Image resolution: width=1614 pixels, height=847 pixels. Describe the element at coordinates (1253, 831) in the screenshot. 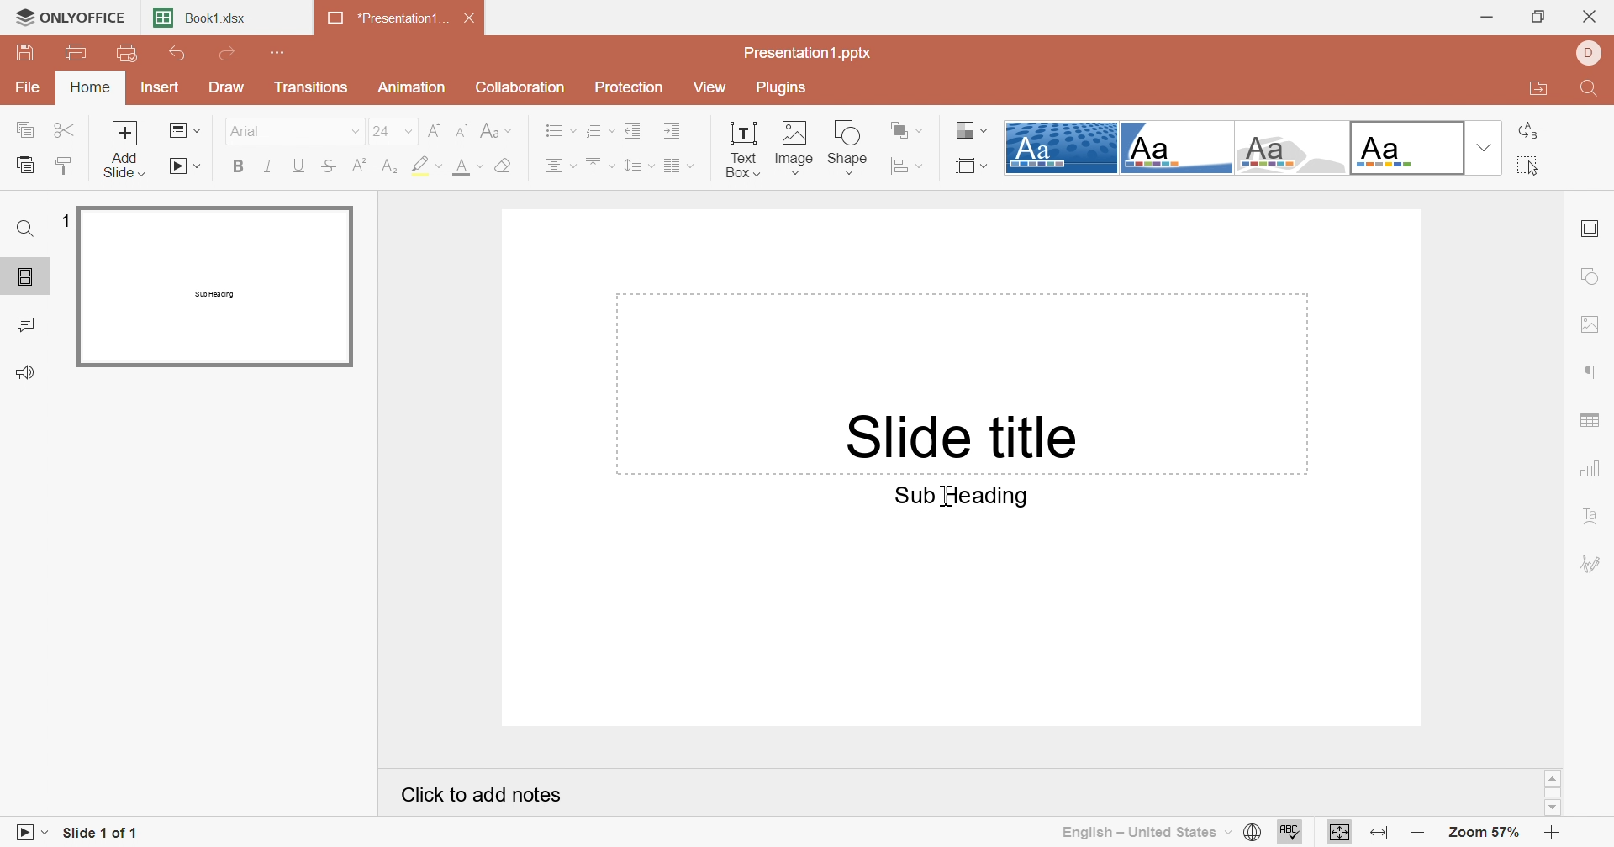

I see `Set document language` at that location.